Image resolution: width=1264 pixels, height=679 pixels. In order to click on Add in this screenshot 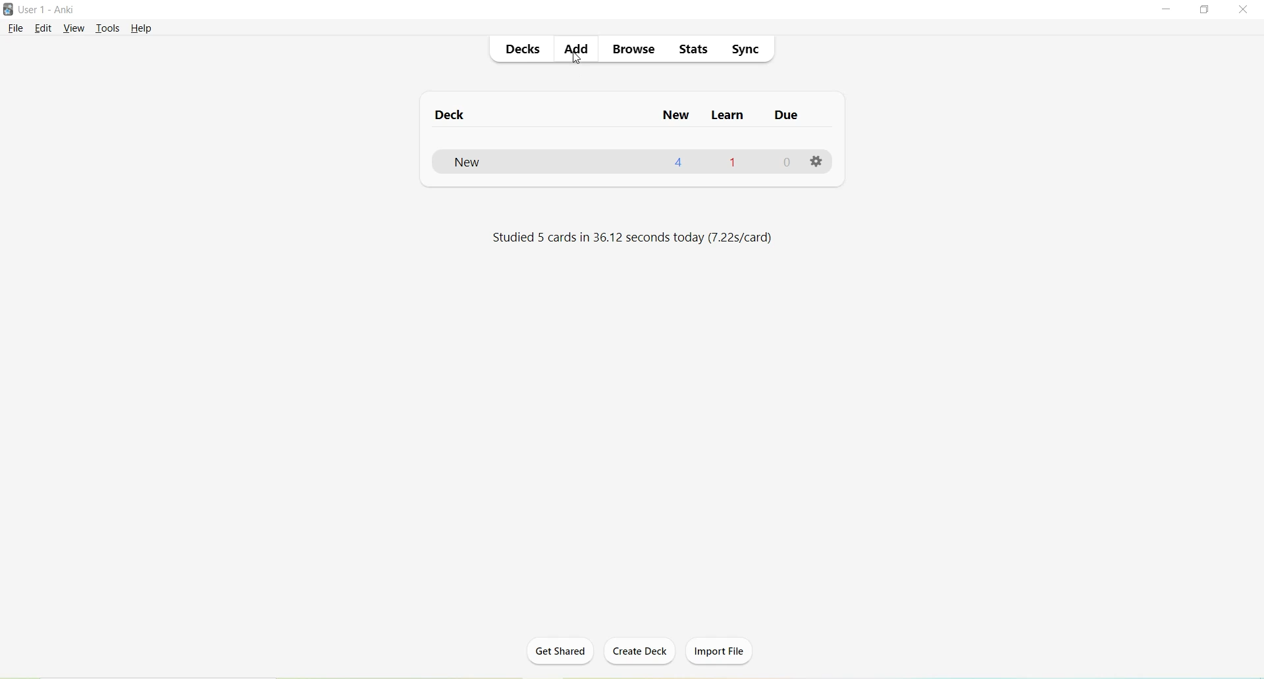, I will do `click(574, 50)`.